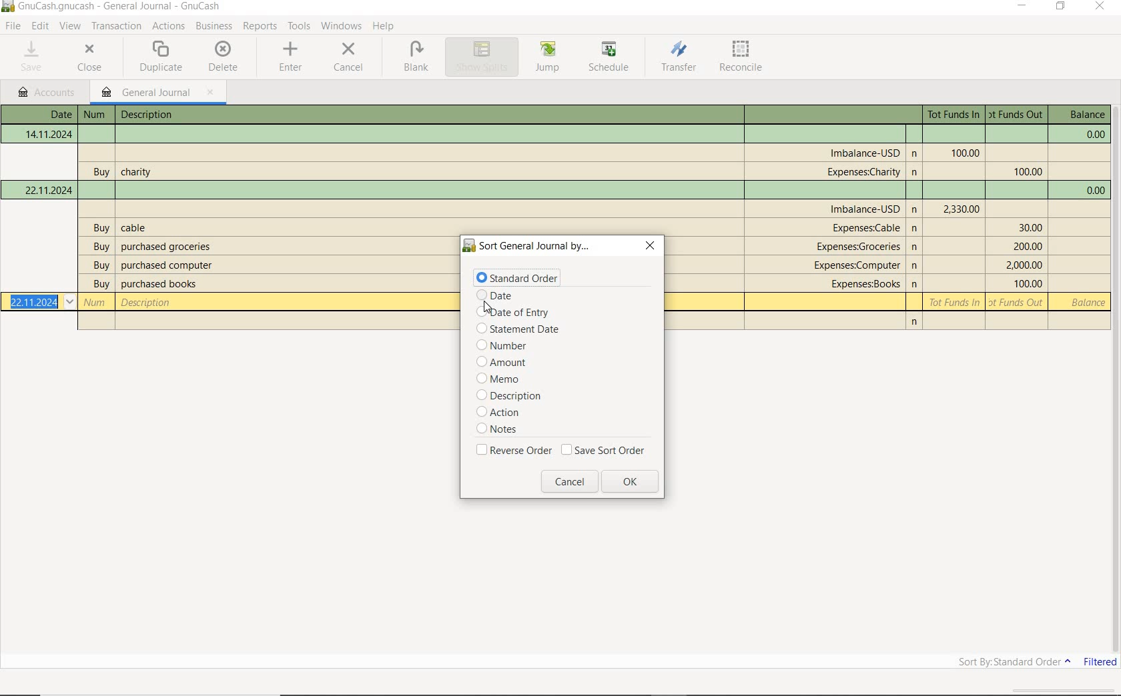 The image size is (1121, 696). What do you see at coordinates (292, 58) in the screenshot?
I see `ENTER` at bounding box center [292, 58].